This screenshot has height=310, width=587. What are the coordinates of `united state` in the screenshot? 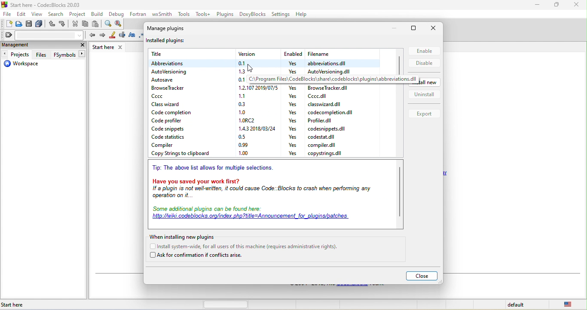 It's located at (569, 305).